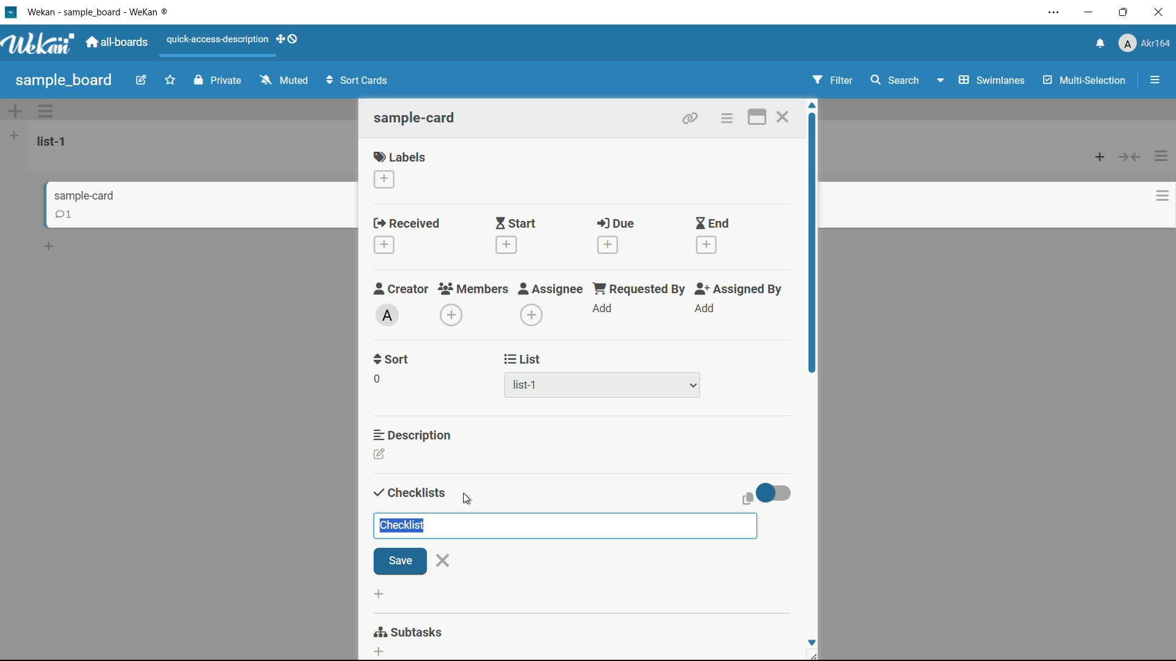  Describe the element at coordinates (383, 179) in the screenshot. I see `add label` at that location.